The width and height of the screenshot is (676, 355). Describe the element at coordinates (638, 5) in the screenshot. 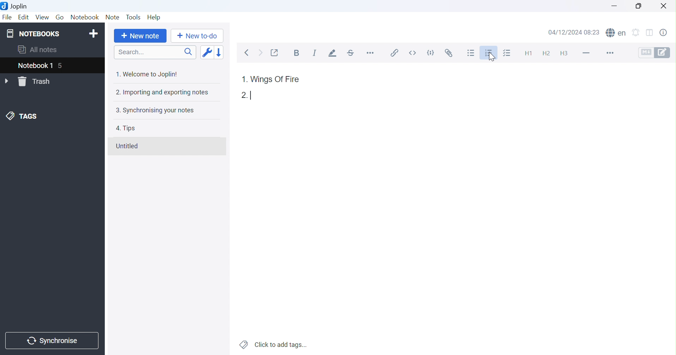

I see `Restore Down` at that location.